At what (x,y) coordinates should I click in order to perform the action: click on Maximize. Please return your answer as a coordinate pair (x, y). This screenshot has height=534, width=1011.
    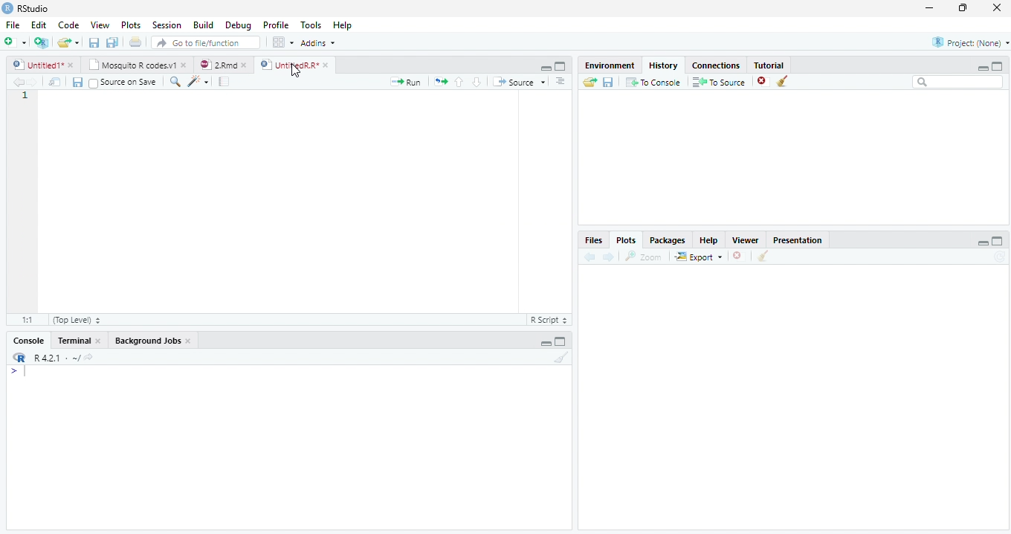
    Looking at the image, I should click on (560, 67).